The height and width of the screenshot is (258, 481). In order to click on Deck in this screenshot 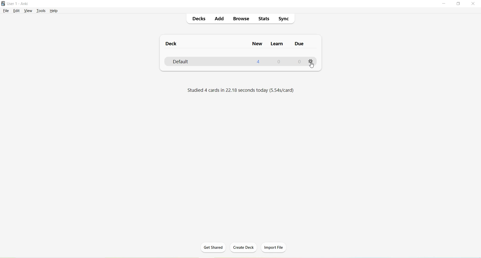, I will do `click(171, 44)`.